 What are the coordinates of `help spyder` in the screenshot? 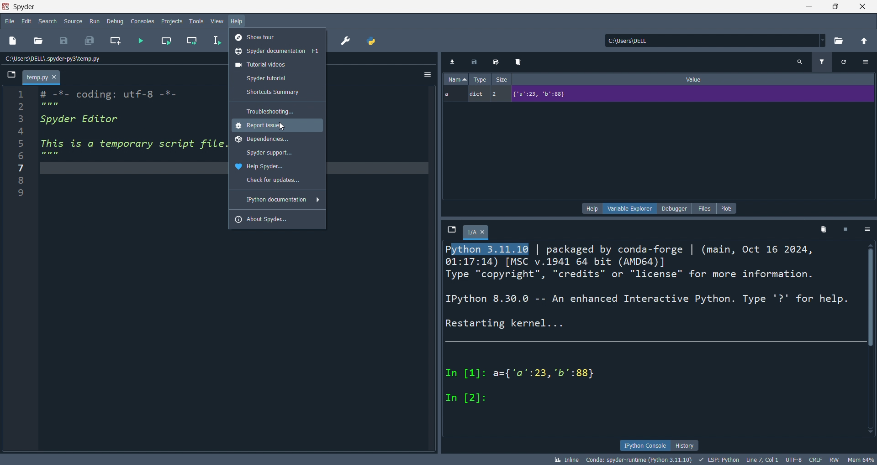 It's located at (278, 166).